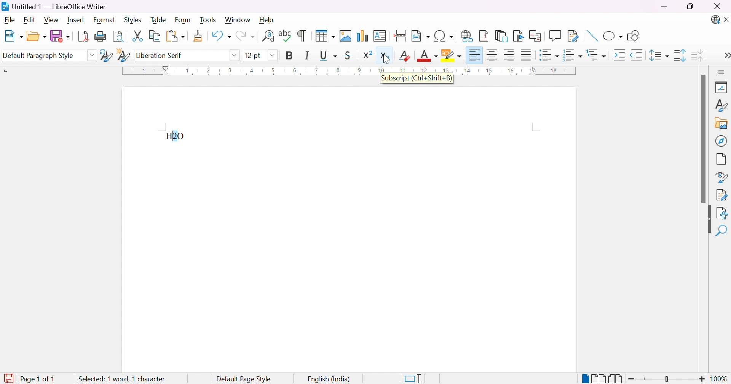 The image size is (731, 384). I want to click on Untitled 1 - LibreOffice Writer, so click(53, 6).